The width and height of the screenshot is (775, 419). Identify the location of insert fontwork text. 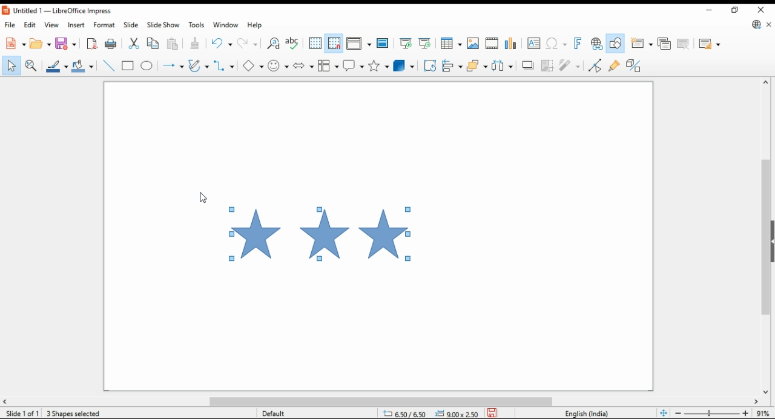
(577, 43).